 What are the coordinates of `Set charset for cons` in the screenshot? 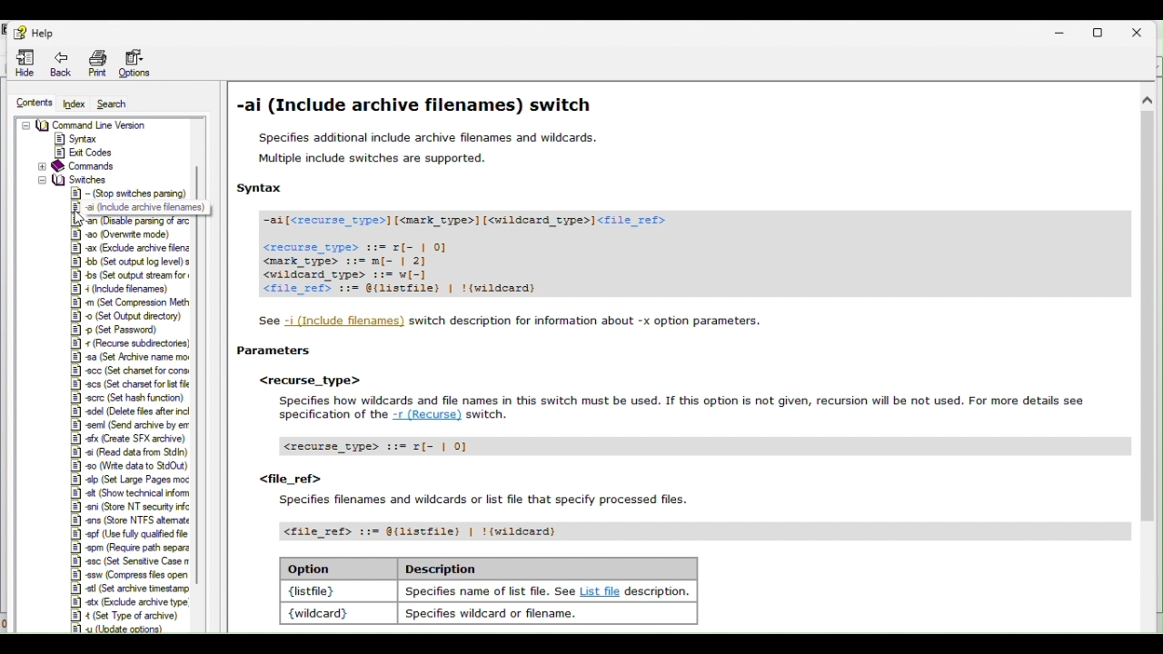 It's located at (130, 369).